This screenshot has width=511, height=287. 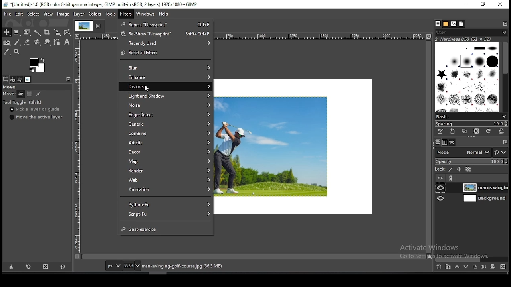 I want to click on tab, so click(x=90, y=26).